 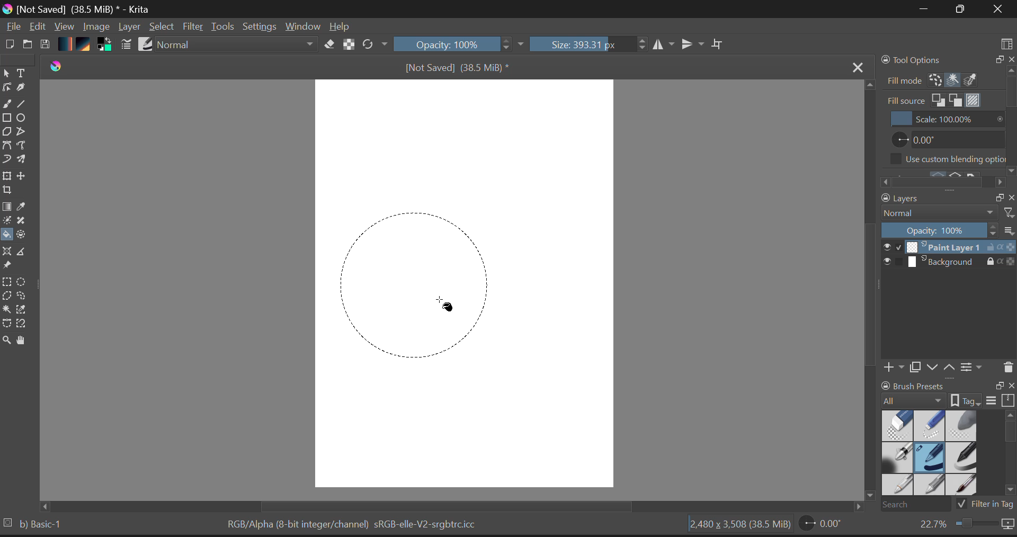 What do you see at coordinates (79, 9) in the screenshot?
I see `Window Title` at bounding box center [79, 9].